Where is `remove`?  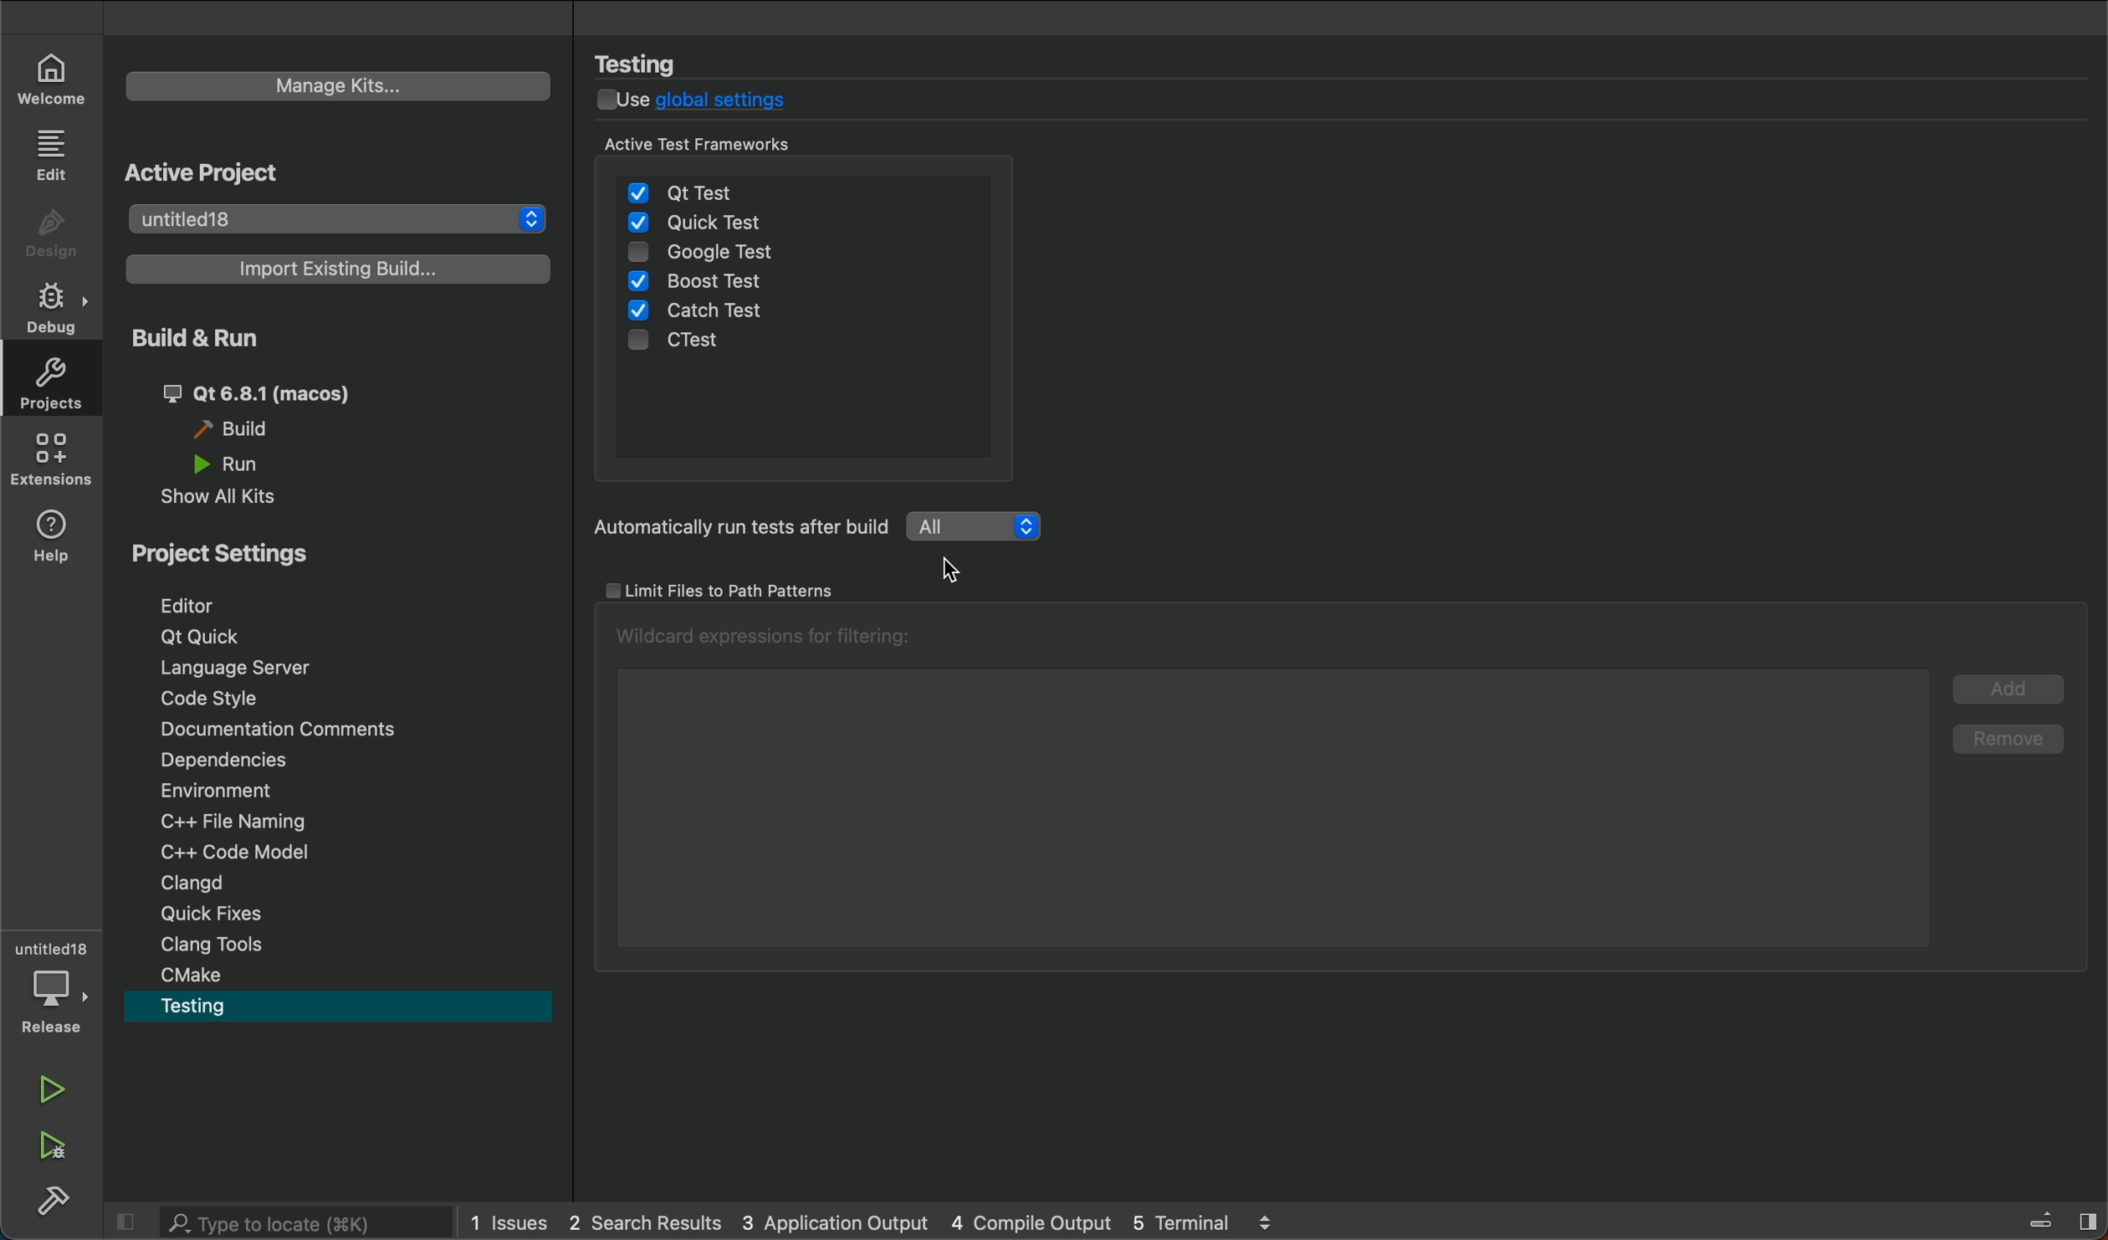 remove is located at coordinates (2009, 736).